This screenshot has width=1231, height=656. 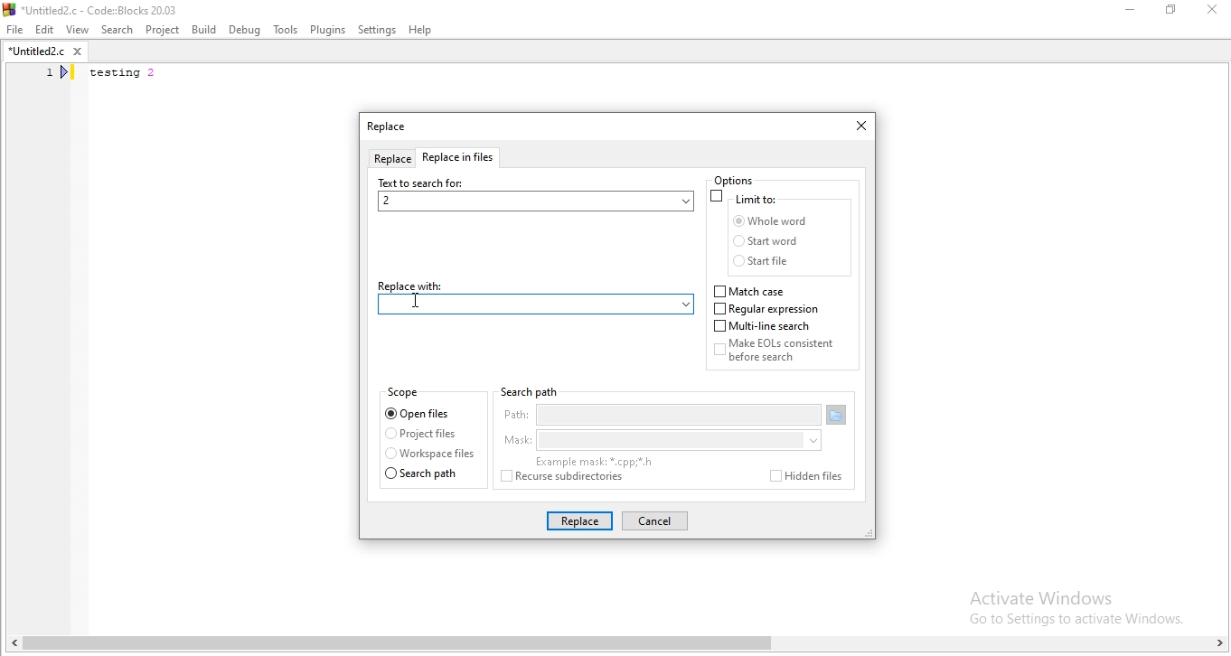 I want to click on close, so click(x=857, y=127).